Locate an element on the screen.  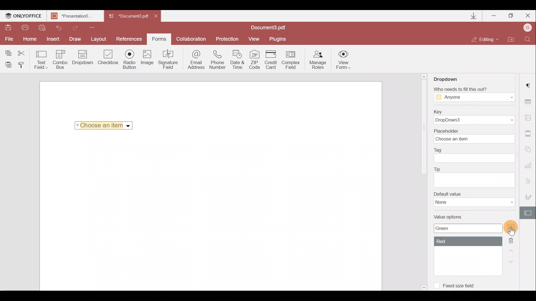
Print file is located at coordinates (27, 28).